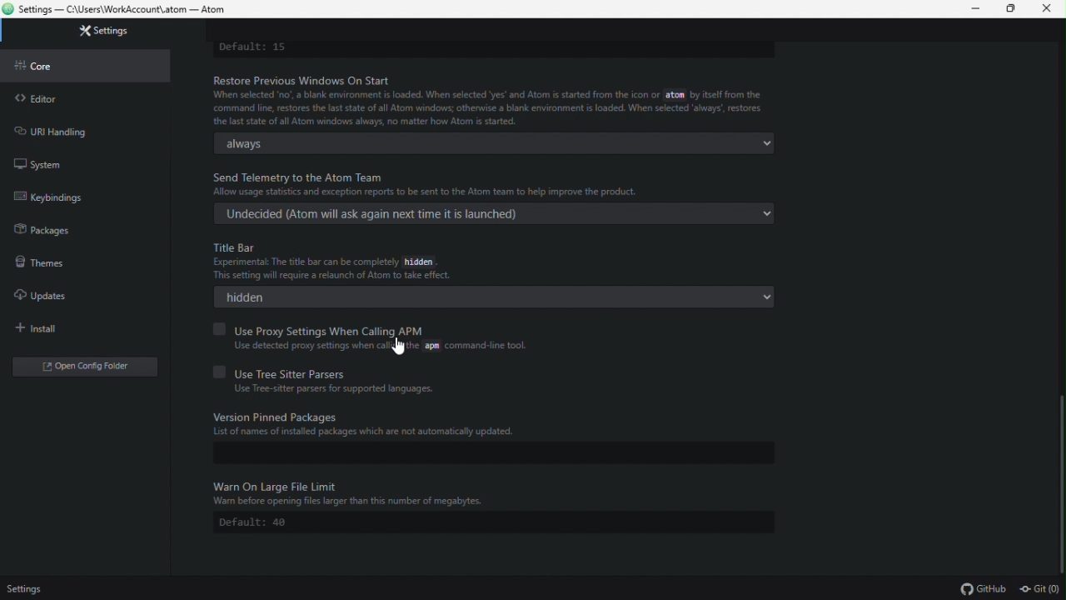 This screenshot has width=1066, height=600. Describe the element at coordinates (336, 389) in the screenshot. I see `Use Tree-sitter parsers for supported languages.` at that location.